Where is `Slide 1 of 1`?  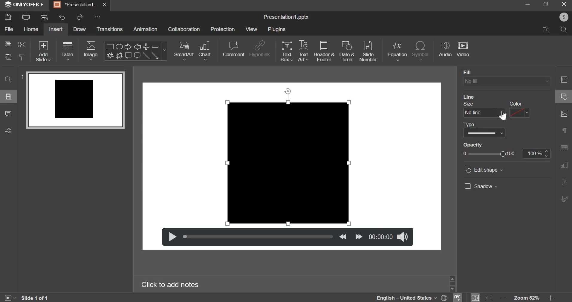
Slide 1 of 1 is located at coordinates (36, 298).